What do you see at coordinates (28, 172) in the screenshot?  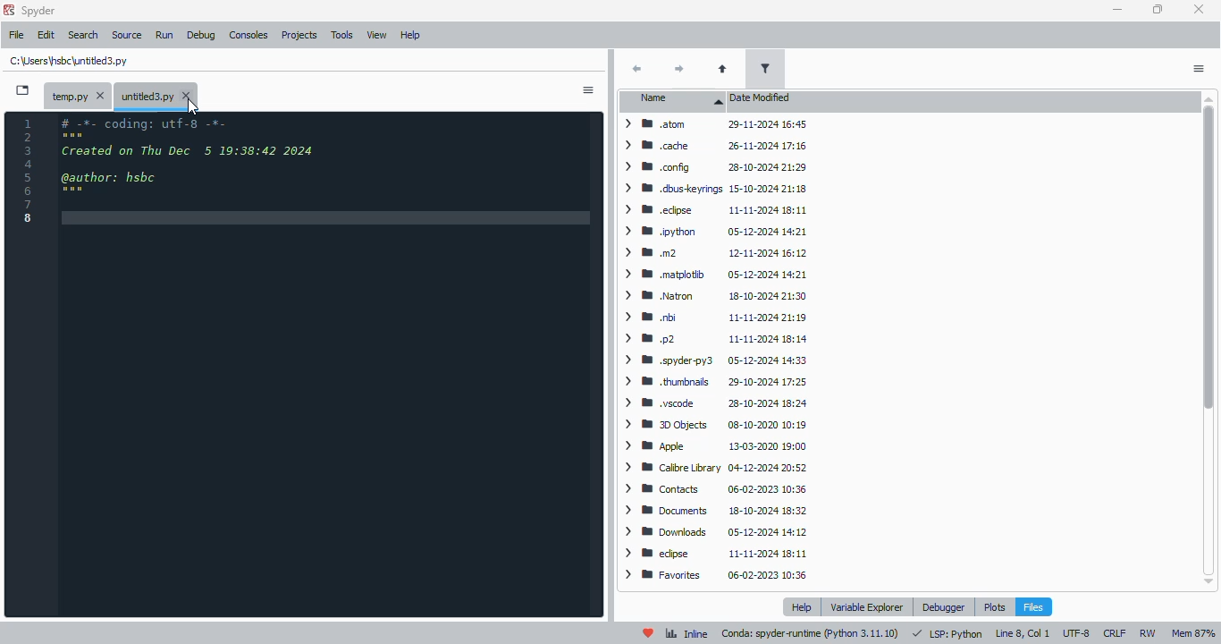 I see `line numbers` at bounding box center [28, 172].